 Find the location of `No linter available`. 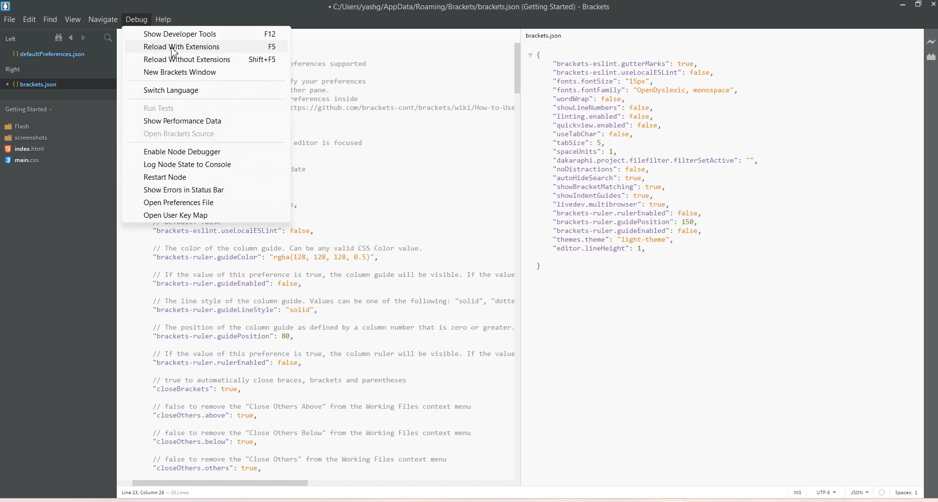

No linter available is located at coordinates (881, 493).